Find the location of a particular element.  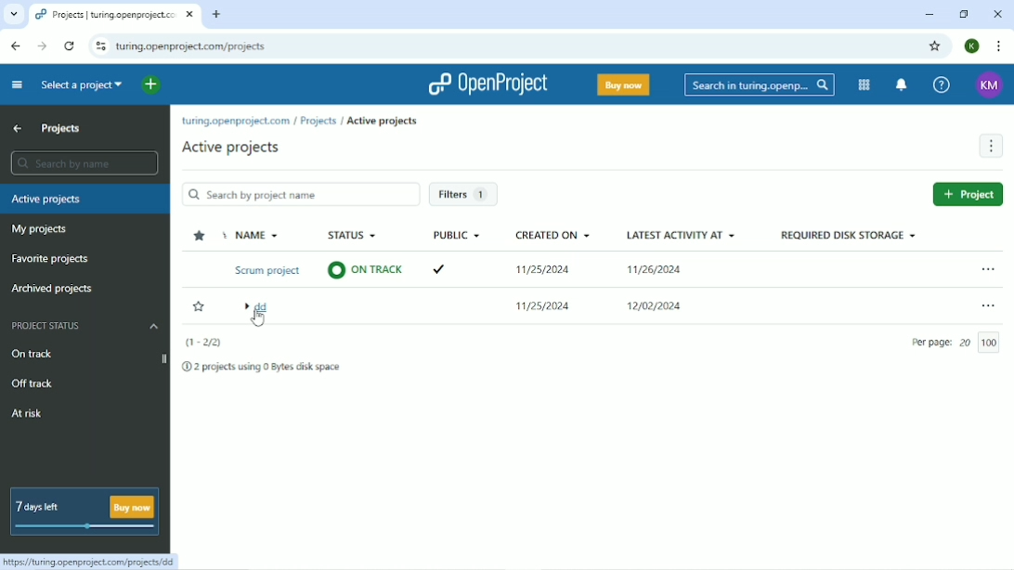

Search by project name is located at coordinates (301, 196).